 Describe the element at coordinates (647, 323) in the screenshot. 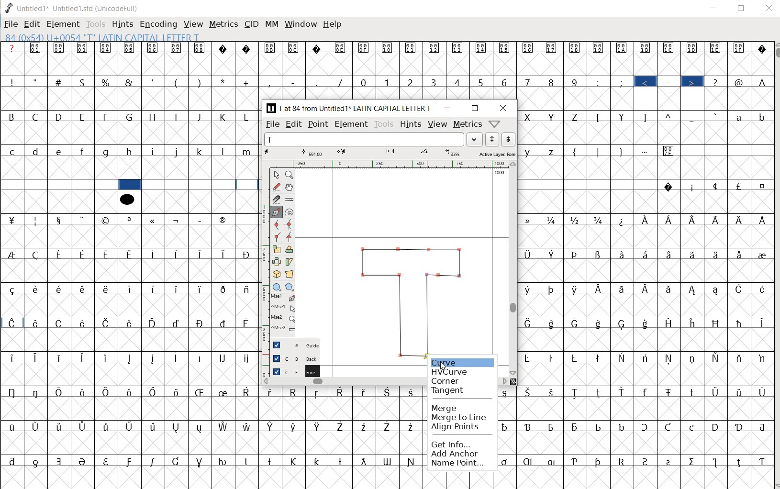

I see `Symbol` at that location.